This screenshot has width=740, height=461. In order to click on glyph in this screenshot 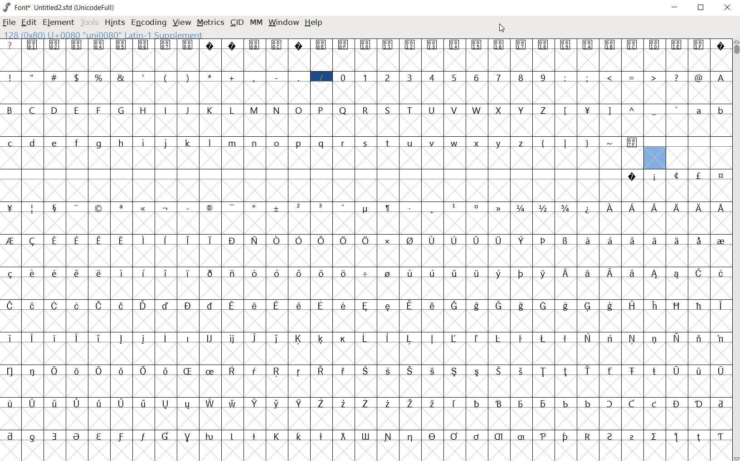, I will do `click(454, 144)`.